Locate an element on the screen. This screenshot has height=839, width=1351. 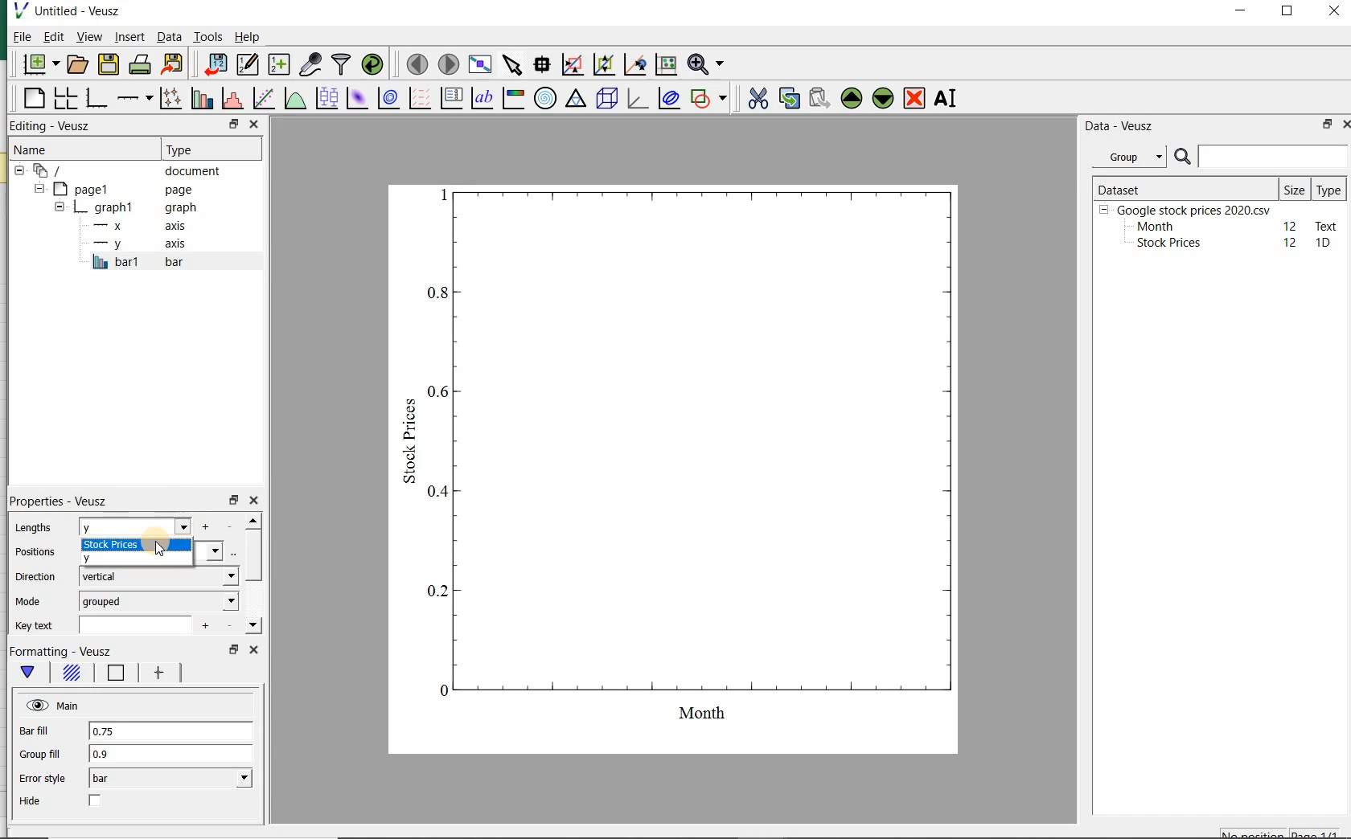
Direction is located at coordinates (38, 579).